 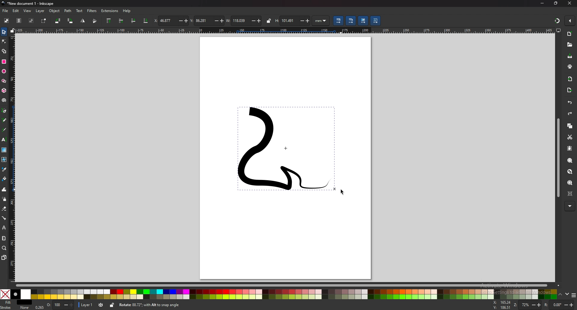 What do you see at coordinates (569, 205) in the screenshot?
I see `MORE` at bounding box center [569, 205].